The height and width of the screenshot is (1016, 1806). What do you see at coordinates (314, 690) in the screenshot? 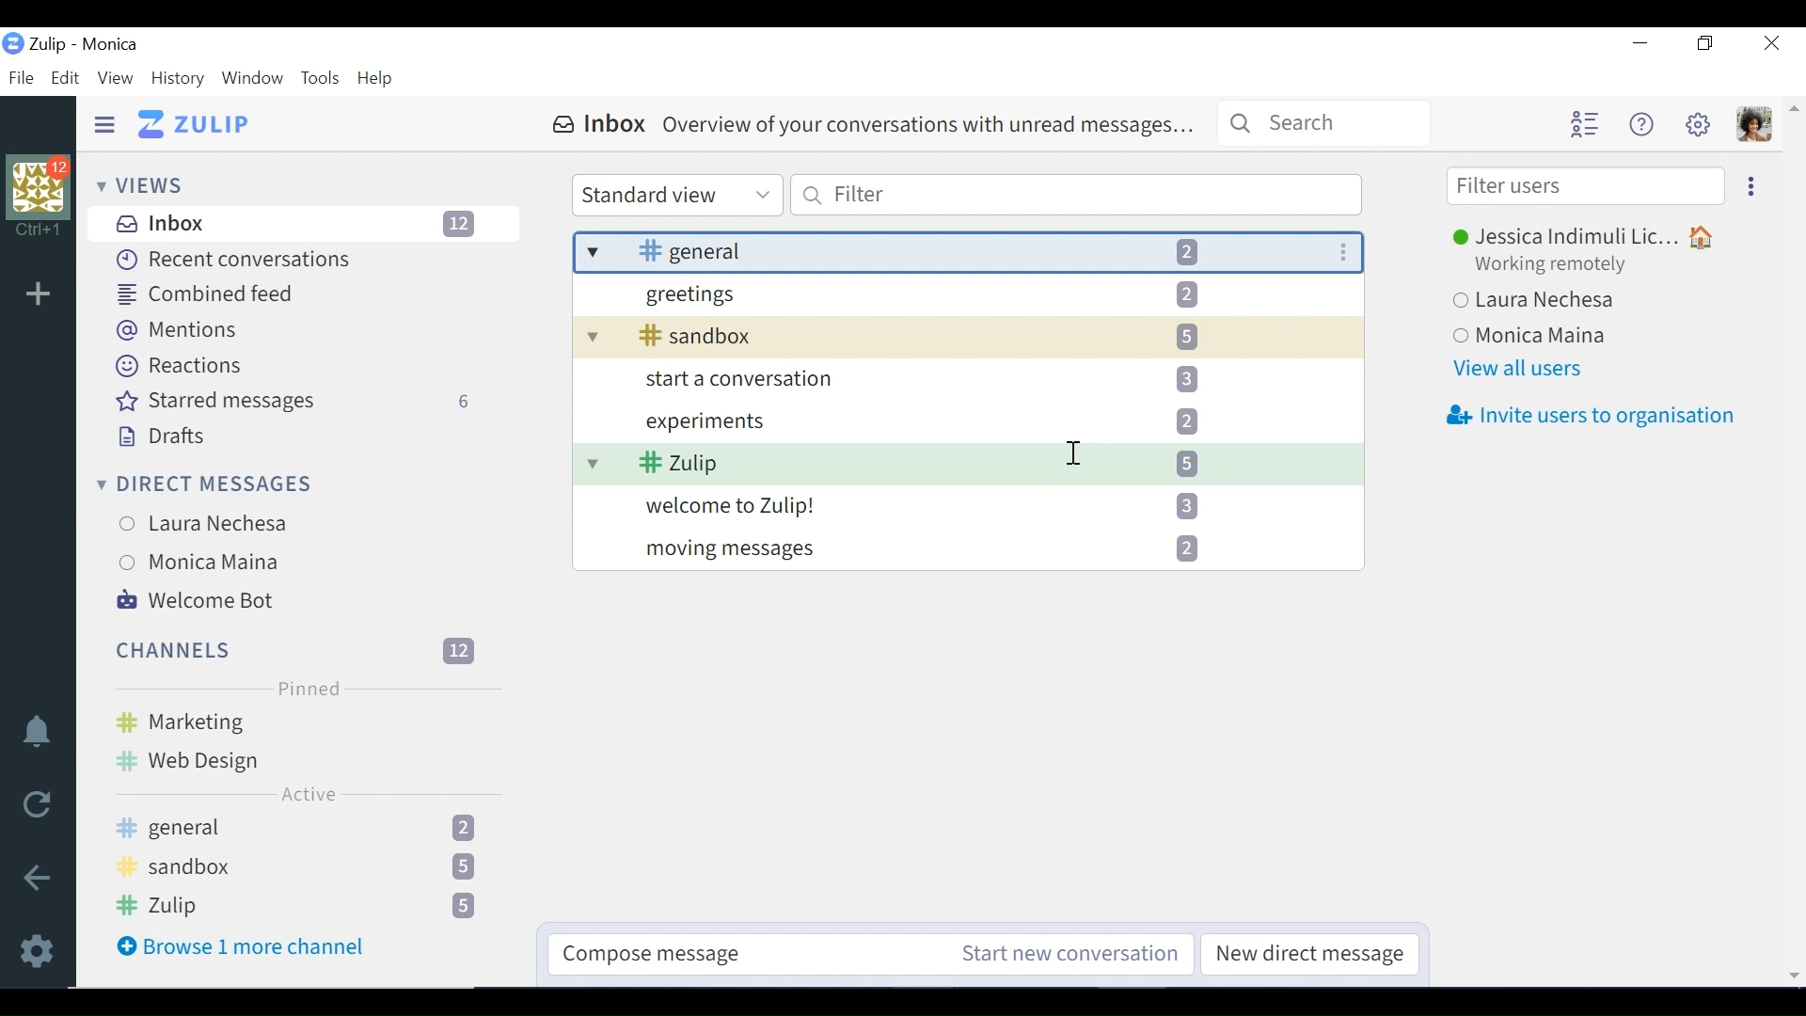
I see `Pinned` at bounding box center [314, 690].